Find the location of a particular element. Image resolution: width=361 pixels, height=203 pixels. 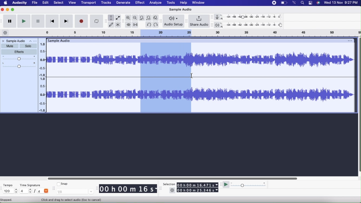

Playback level is located at coordinates (253, 25).